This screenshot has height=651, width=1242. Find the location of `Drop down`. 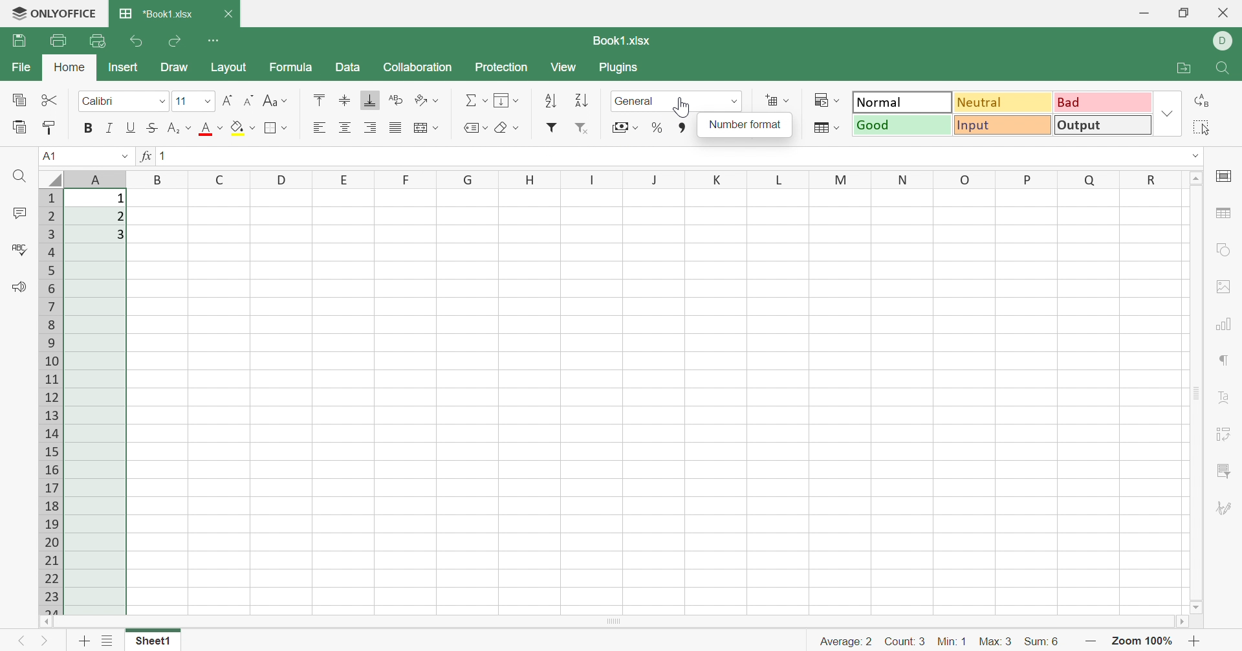

Drop down is located at coordinates (1168, 112).